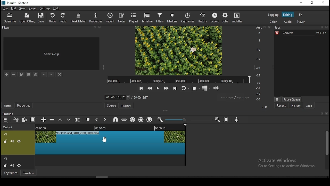 The width and height of the screenshot is (330, 186). What do you see at coordinates (133, 120) in the screenshot?
I see `ripple` at bounding box center [133, 120].